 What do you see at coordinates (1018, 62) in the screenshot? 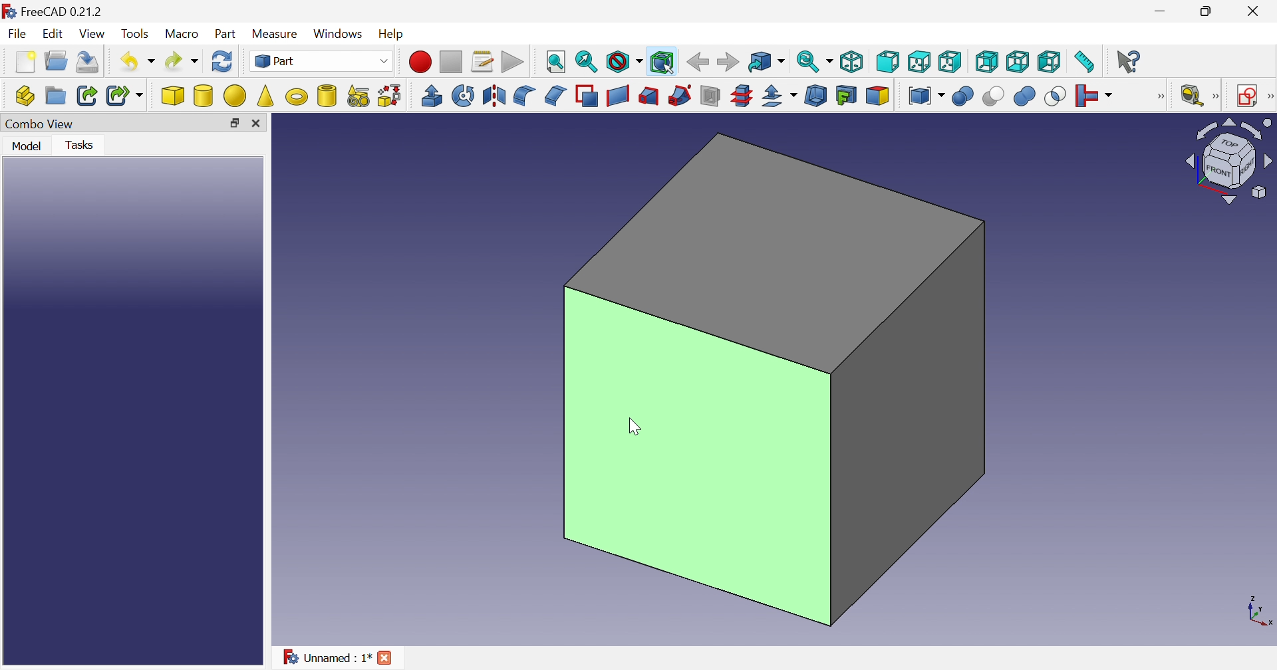
I see `Bottom` at bounding box center [1018, 62].